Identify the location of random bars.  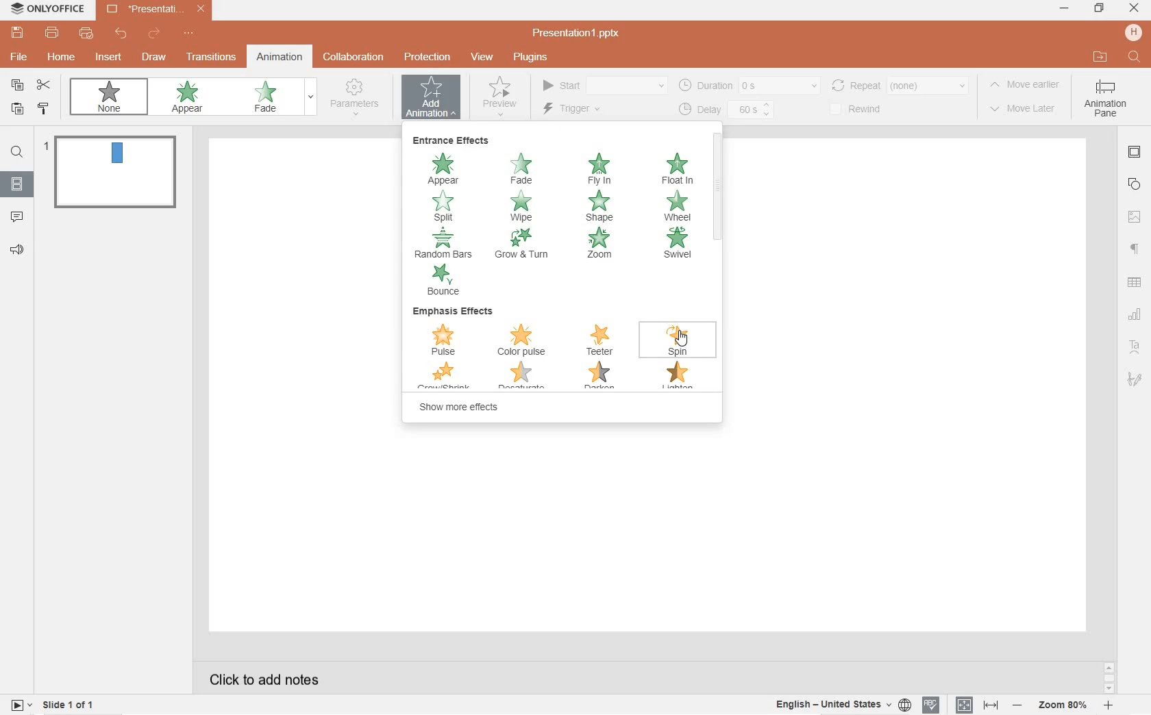
(443, 242).